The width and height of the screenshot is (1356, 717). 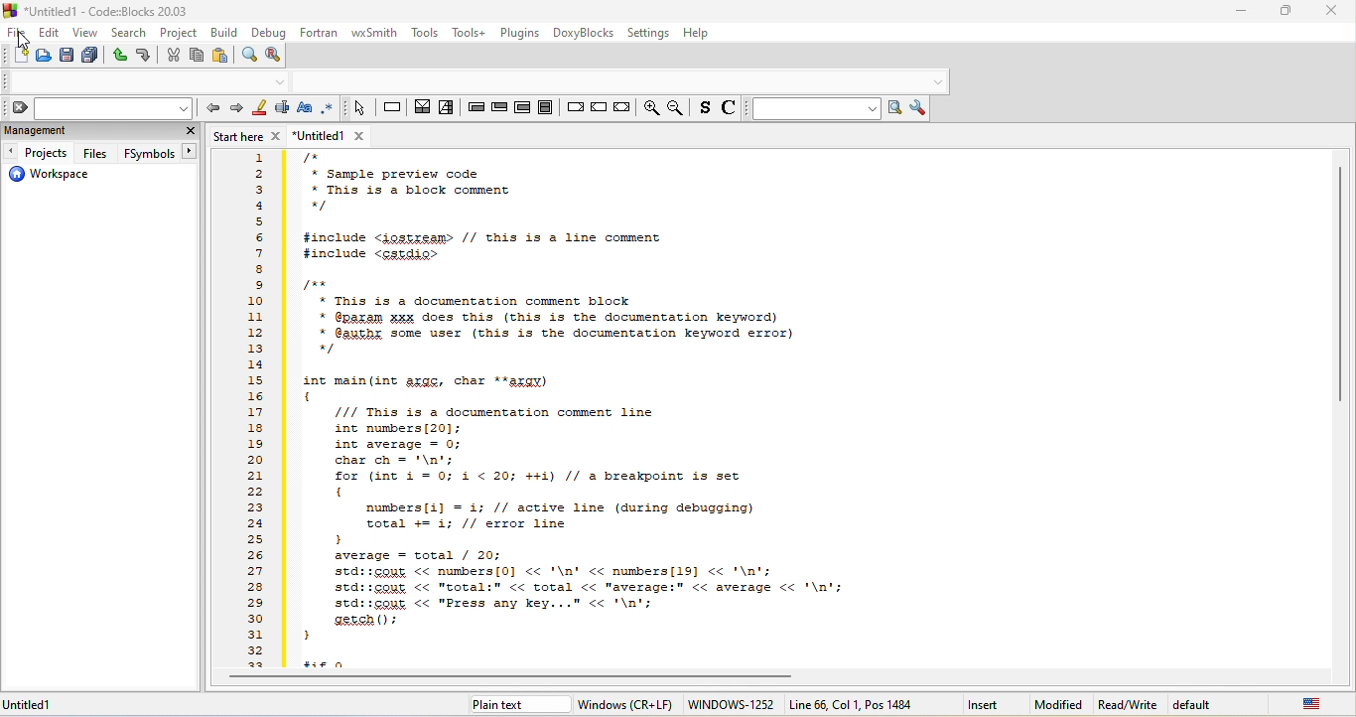 What do you see at coordinates (211, 109) in the screenshot?
I see `prev` at bounding box center [211, 109].